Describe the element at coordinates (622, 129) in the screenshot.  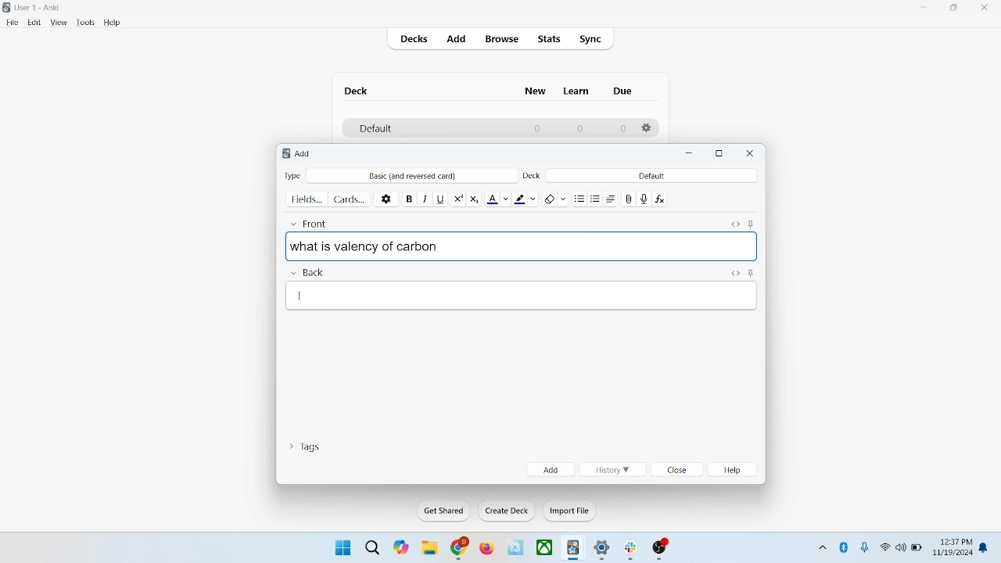
I see `0` at that location.